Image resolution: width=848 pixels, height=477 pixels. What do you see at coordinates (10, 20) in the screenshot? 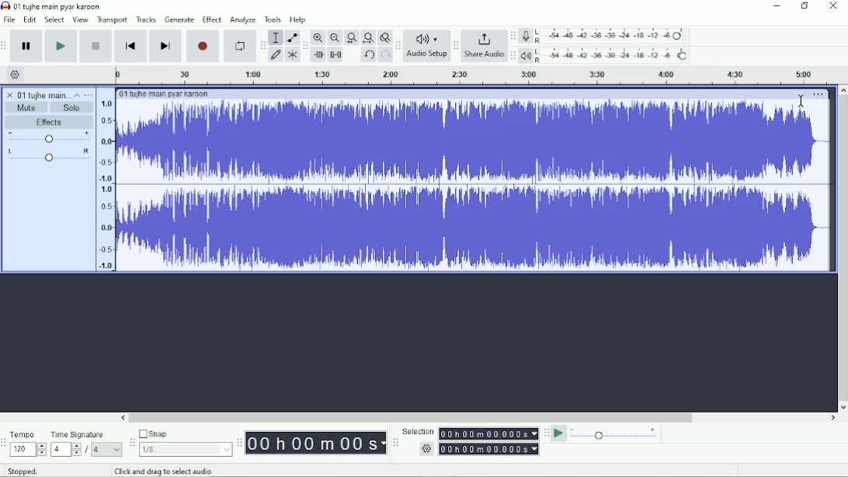
I see `File` at bounding box center [10, 20].